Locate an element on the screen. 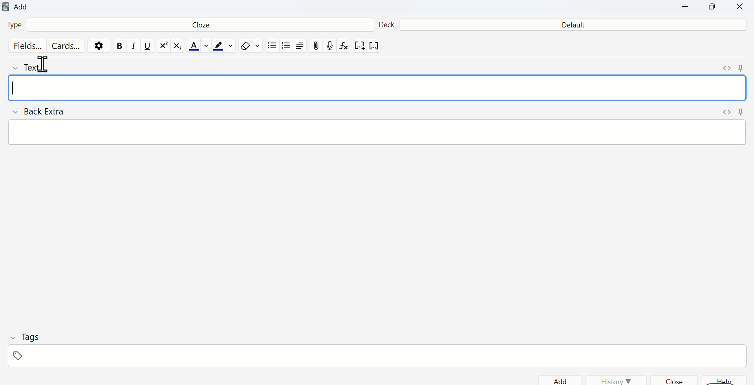 This screenshot has height=385, width=754. Numbered list is located at coordinates (287, 47).